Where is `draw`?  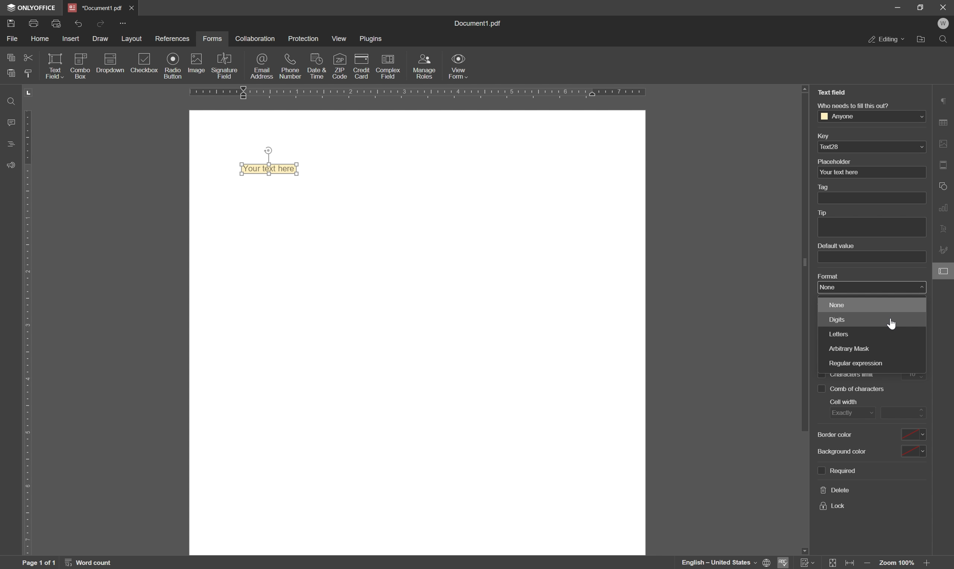
draw is located at coordinates (101, 38).